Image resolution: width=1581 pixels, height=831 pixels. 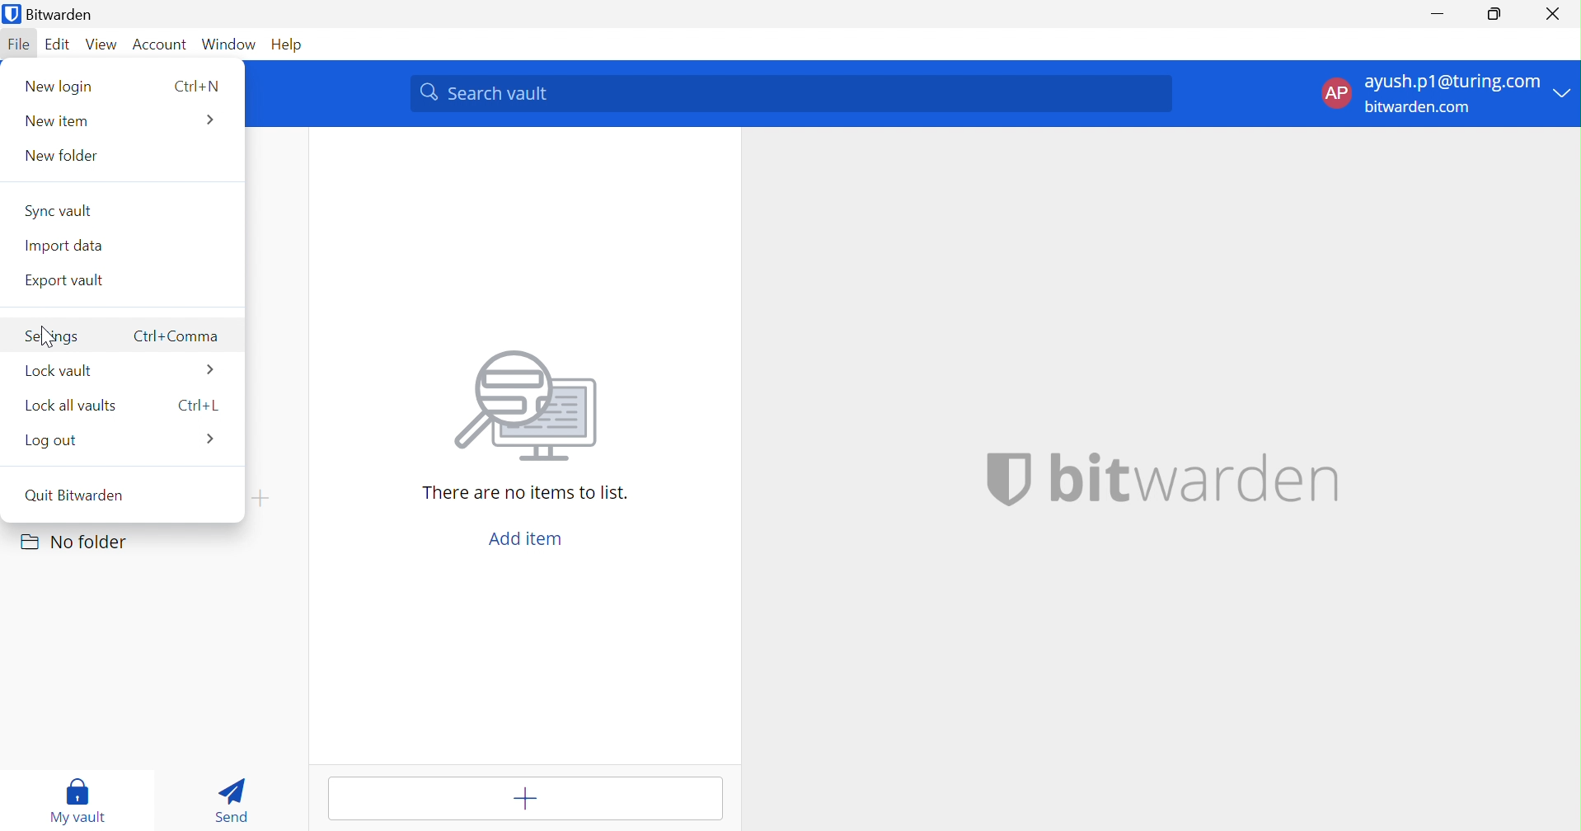 What do you see at coordinates (230, 43) in the screenshot?
I see `Window` at bounding box center [230, 43].